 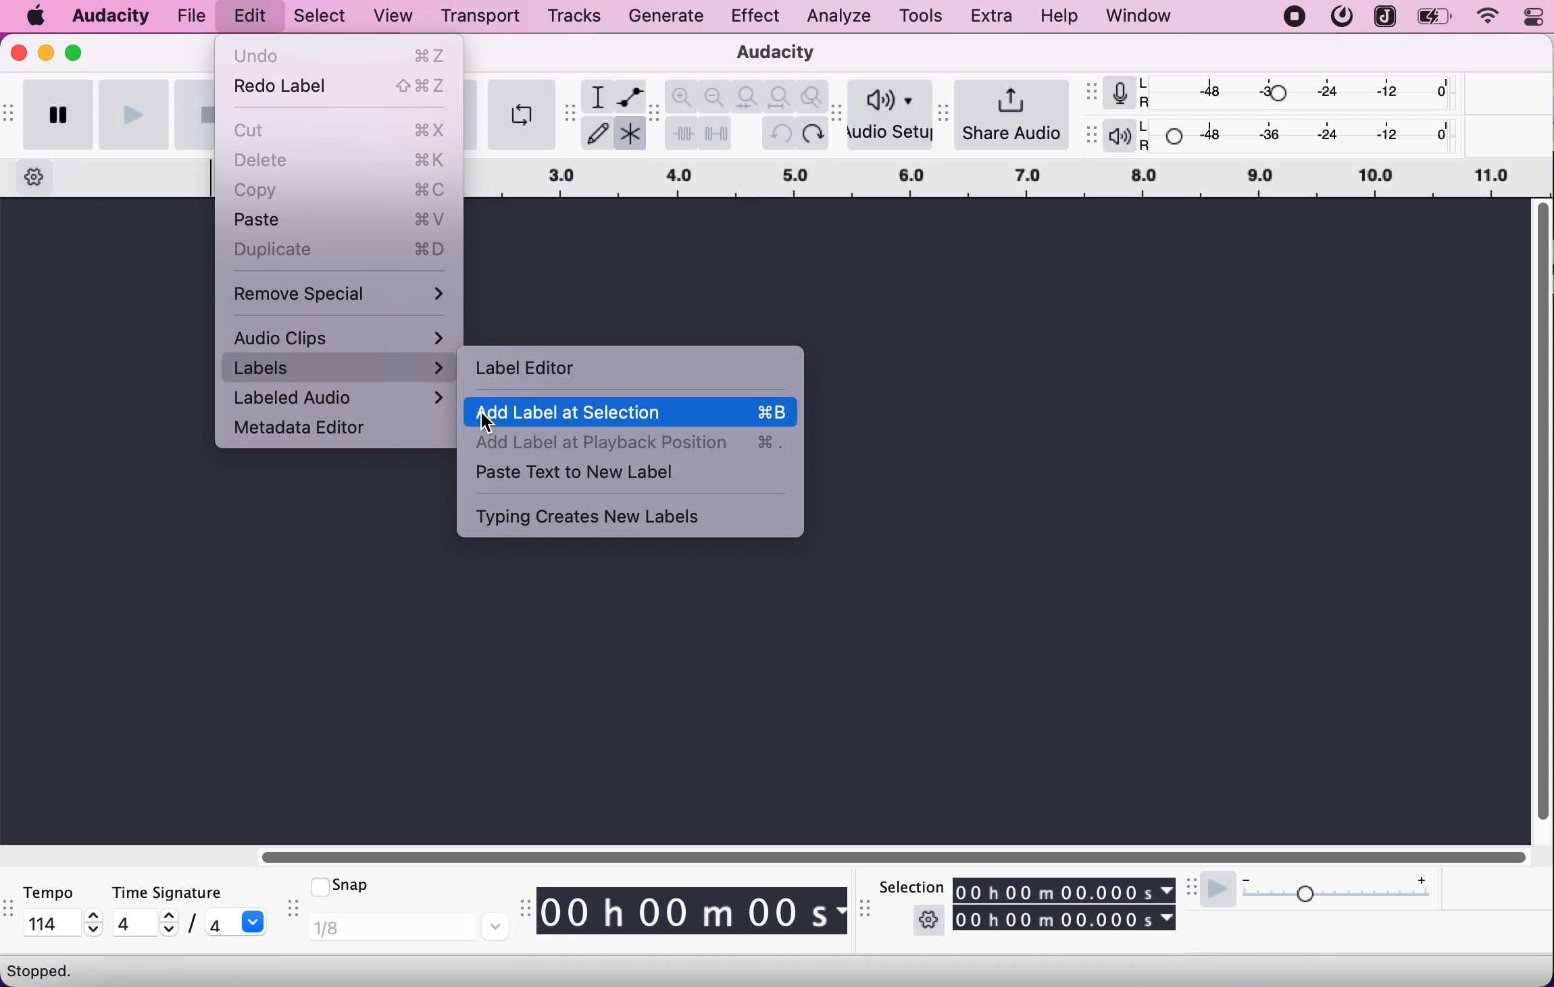 I want to click on audacity recording meter toolbar, so click(x=1090, y=90).